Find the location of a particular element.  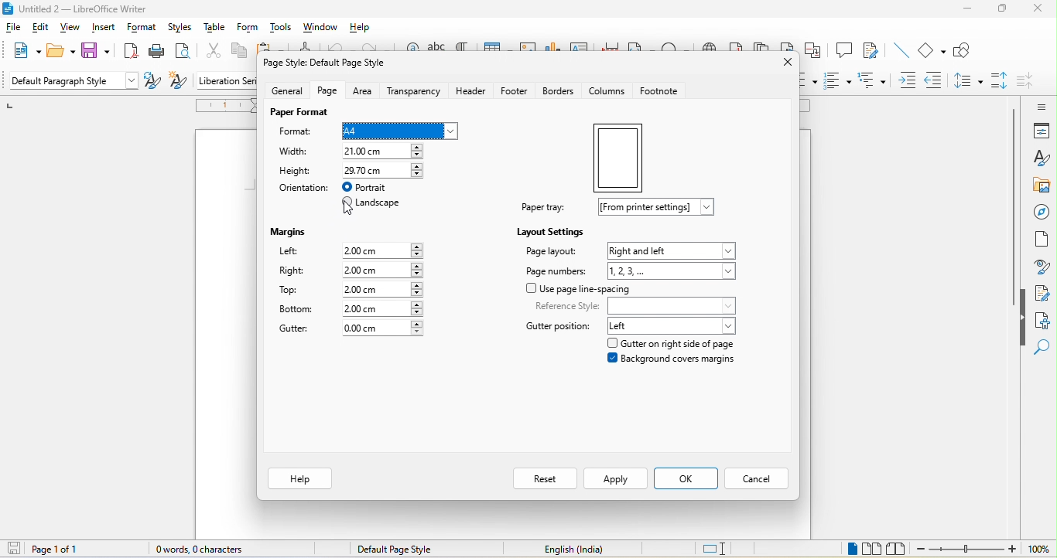

manage changes is located at coordinates (1043, 294).